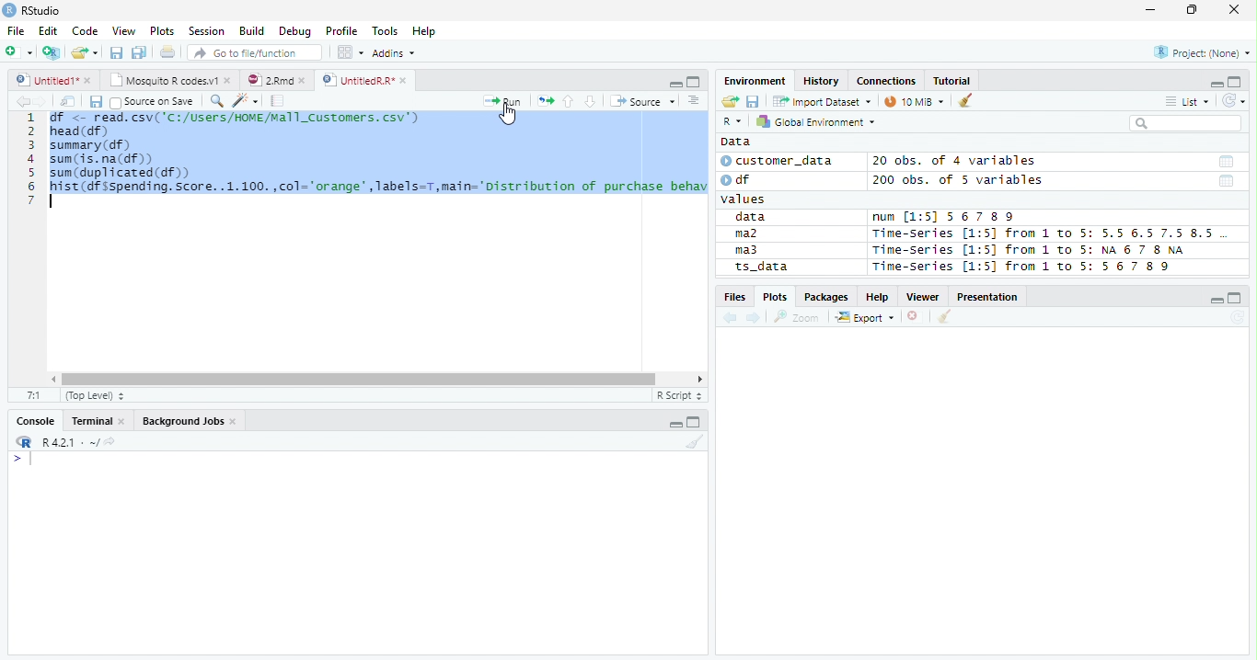 This screenshot has height=660, width=1257. Describe the element at coordinates (375, 381) in the screenshot. I see `Scroll` at that location.